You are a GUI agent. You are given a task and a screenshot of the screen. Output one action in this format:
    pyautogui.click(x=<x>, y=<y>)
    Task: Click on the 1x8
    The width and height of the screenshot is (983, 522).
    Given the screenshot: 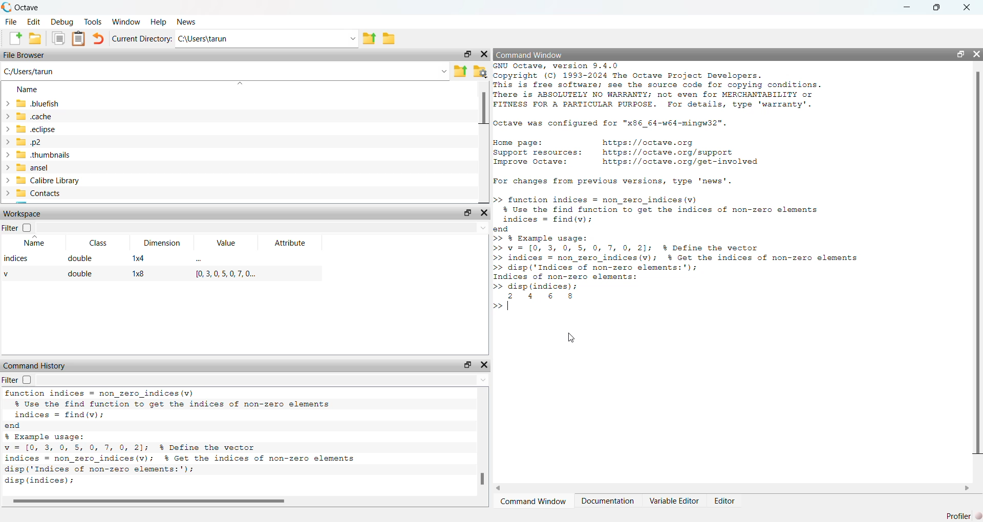 What is the action you would take?
    pyautogui.click(x=140, y=276)
    